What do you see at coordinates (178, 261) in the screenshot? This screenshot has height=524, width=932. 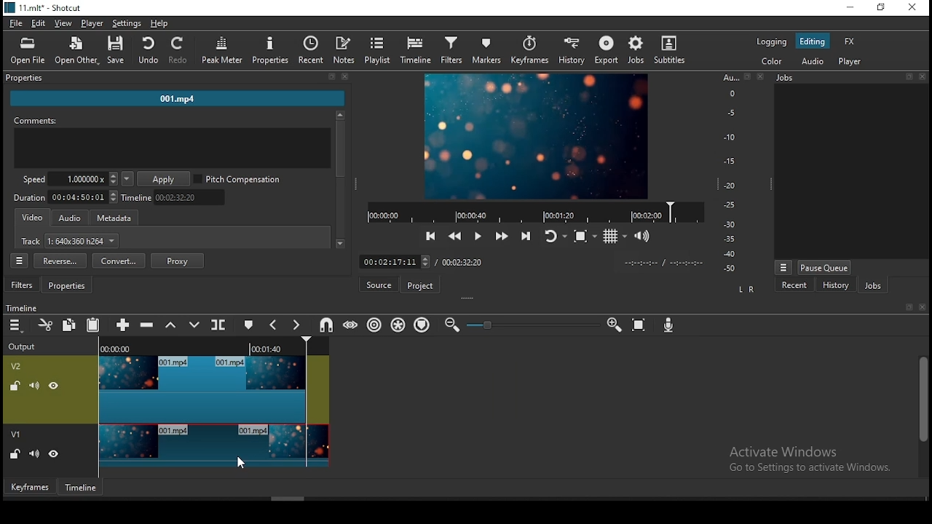 I see `proxy` at bounding box center [178, 261].